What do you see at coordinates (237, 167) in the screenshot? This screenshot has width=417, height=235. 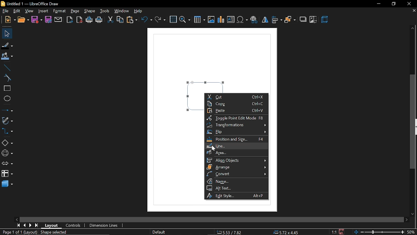 I see `arrange` at bounding box center [237, 167].